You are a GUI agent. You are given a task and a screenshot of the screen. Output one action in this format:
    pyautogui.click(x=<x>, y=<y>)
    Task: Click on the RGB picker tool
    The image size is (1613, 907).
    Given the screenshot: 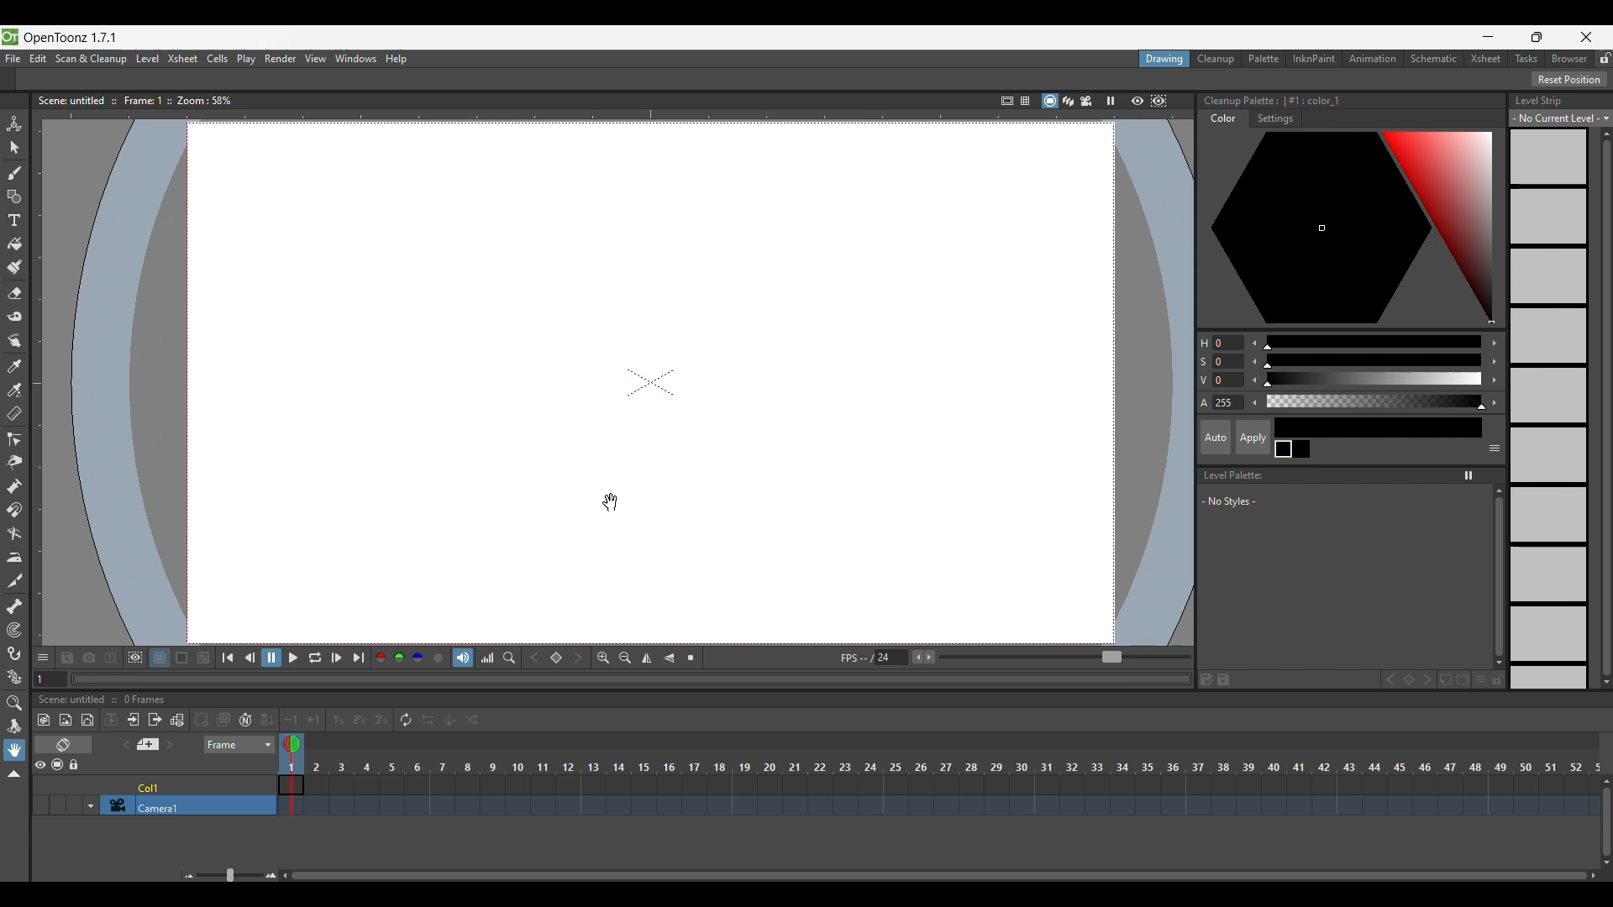 What is the action you would take?
    pyautogui.click(x=15, y=391)
    